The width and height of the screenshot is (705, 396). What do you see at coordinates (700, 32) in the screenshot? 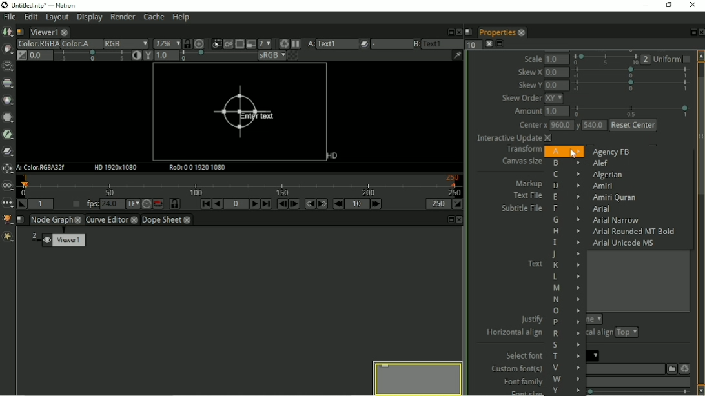
I see `Close` at bounding box center [700, 32].